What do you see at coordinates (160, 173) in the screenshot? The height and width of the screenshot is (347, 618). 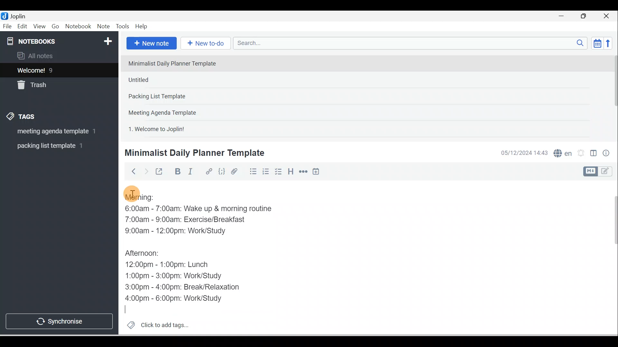 I see `Toggle external editing` at bounding box center [160, 173].